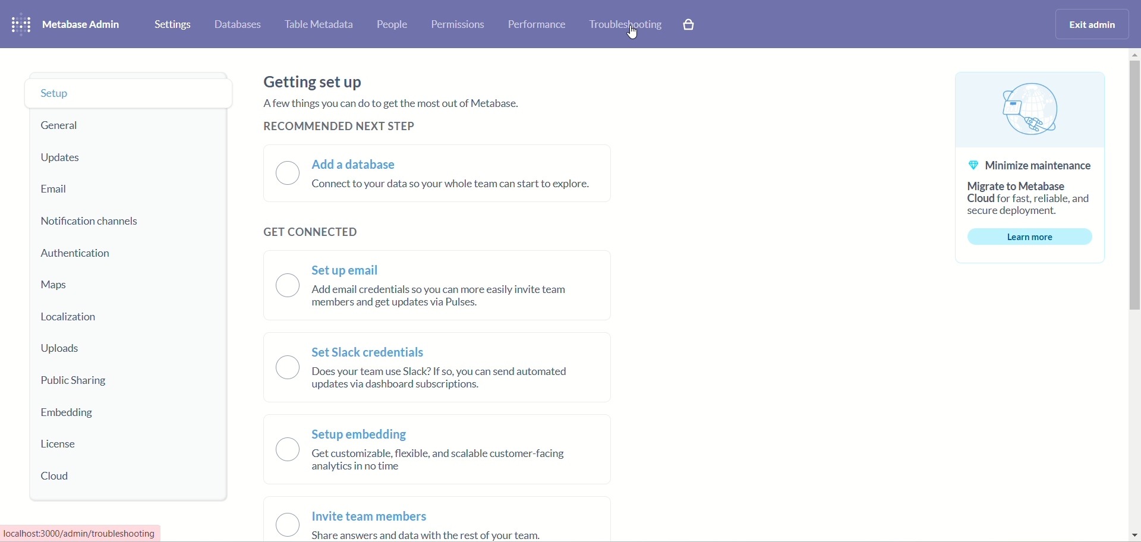 This screenshot has width=1141, height=542. Describe the element at coordinates (537, 26) in the screenshot. I see `performance` at that location.